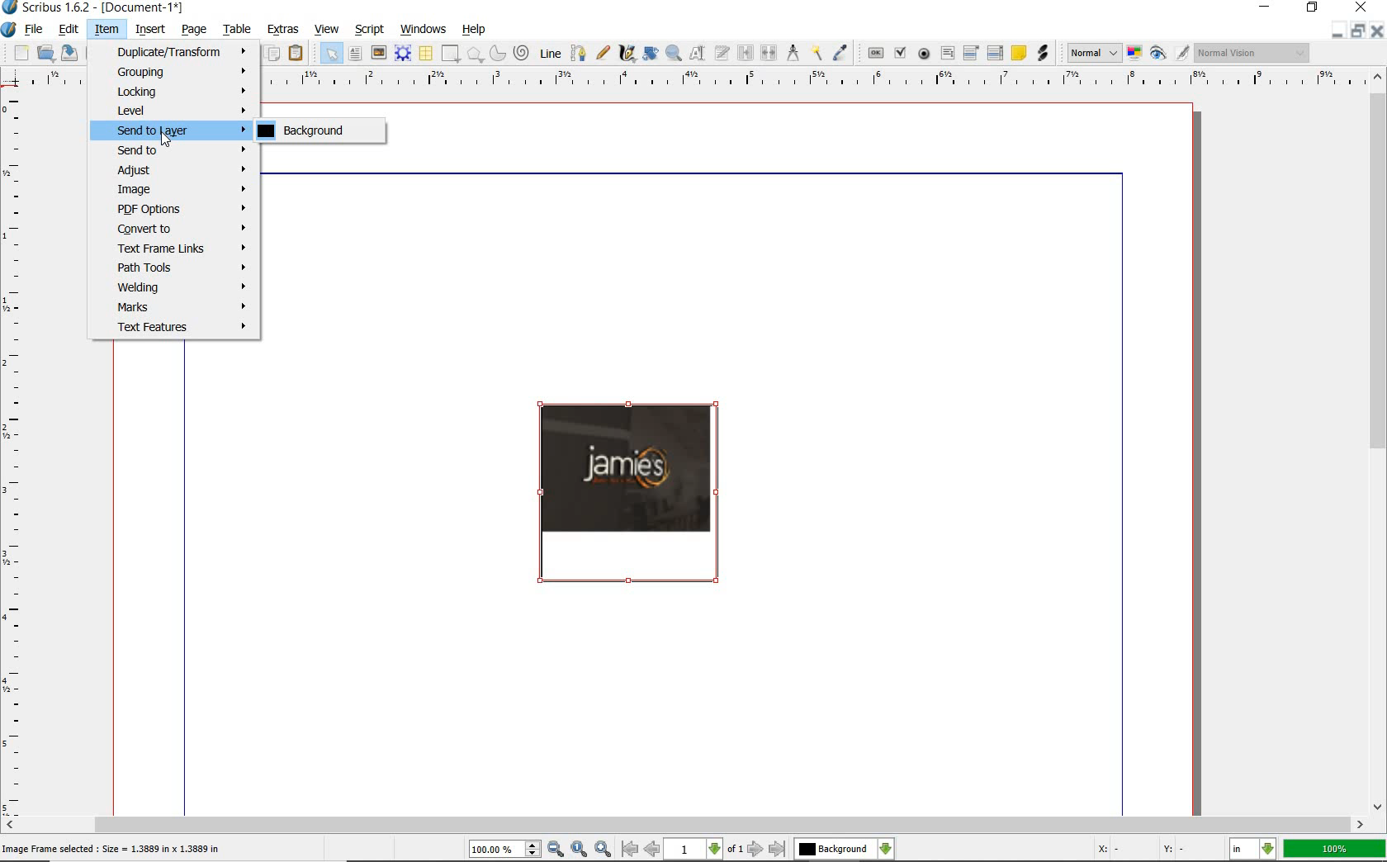 This screenshot has height=862, width=1387. Describe the element at coordinates (171, 130) in the screenshot. I see `Send to Layer` at that location.